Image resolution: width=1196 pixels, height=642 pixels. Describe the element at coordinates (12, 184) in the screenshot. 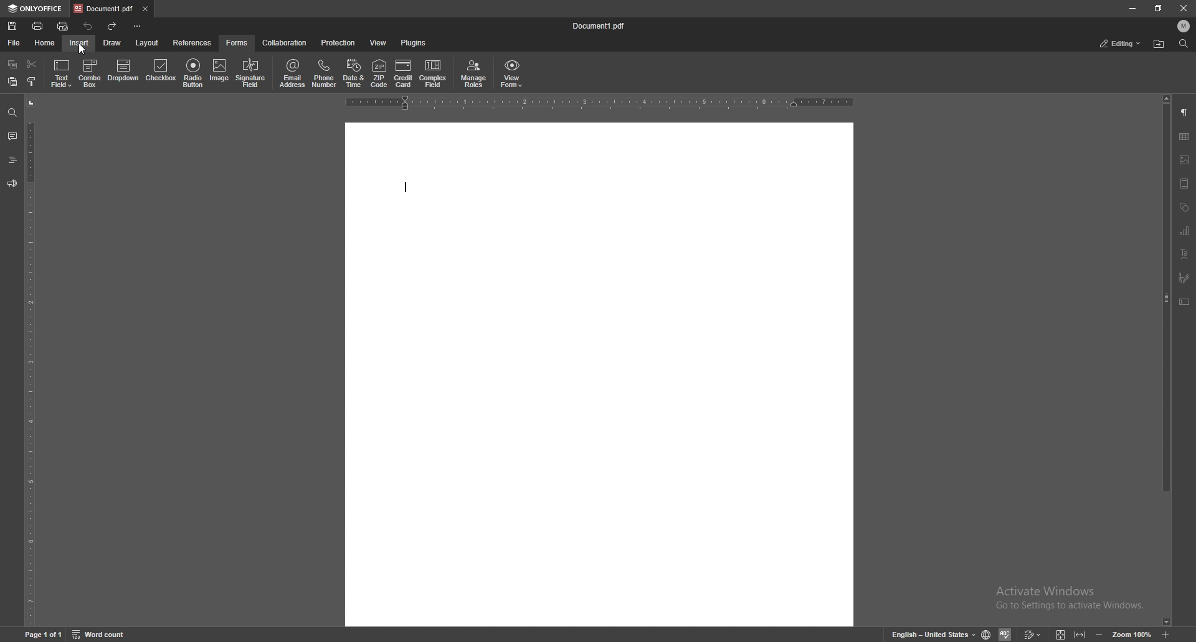

I see `feedback` at that location.